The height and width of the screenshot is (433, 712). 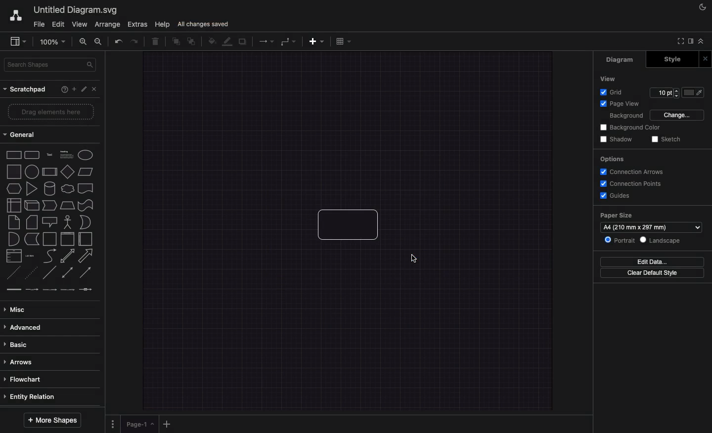 I want to click on Zoom out, so click(x=99, y=42).